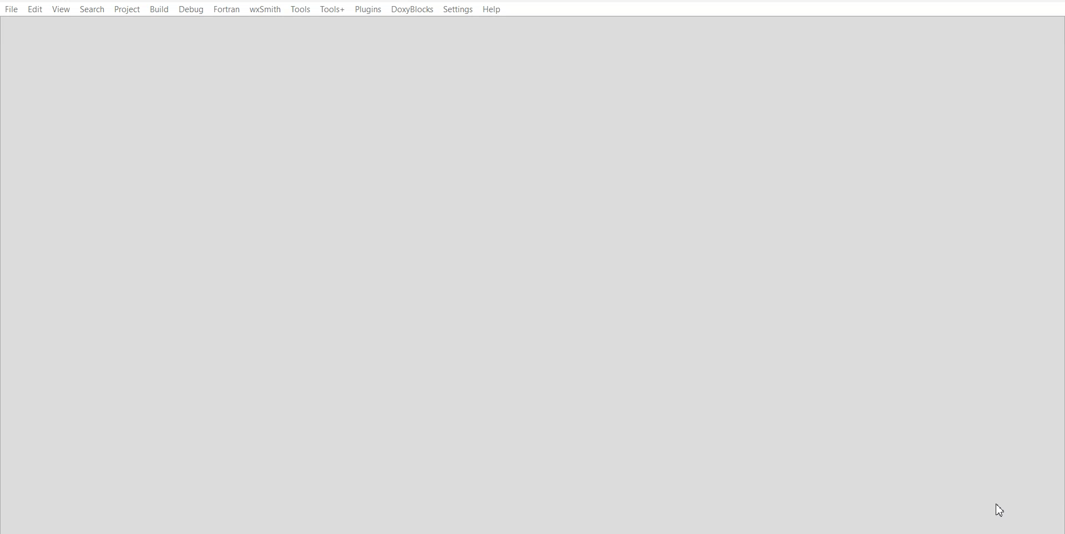 This screenshot has width=1065, height=534. What do you see at coordinates (265, 9) in the screenshot?
I see `wxSmith` at bounding box center [265, 9].